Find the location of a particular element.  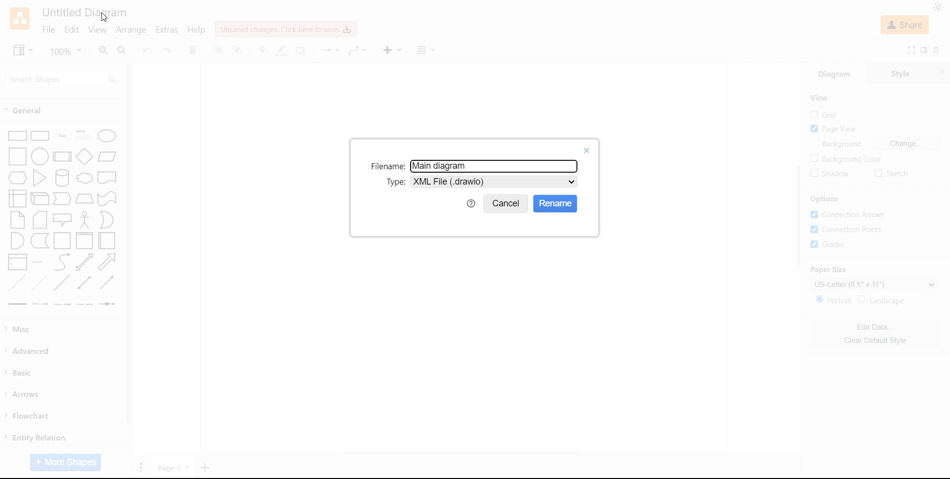

Table  is located at coordinates (427, 50).